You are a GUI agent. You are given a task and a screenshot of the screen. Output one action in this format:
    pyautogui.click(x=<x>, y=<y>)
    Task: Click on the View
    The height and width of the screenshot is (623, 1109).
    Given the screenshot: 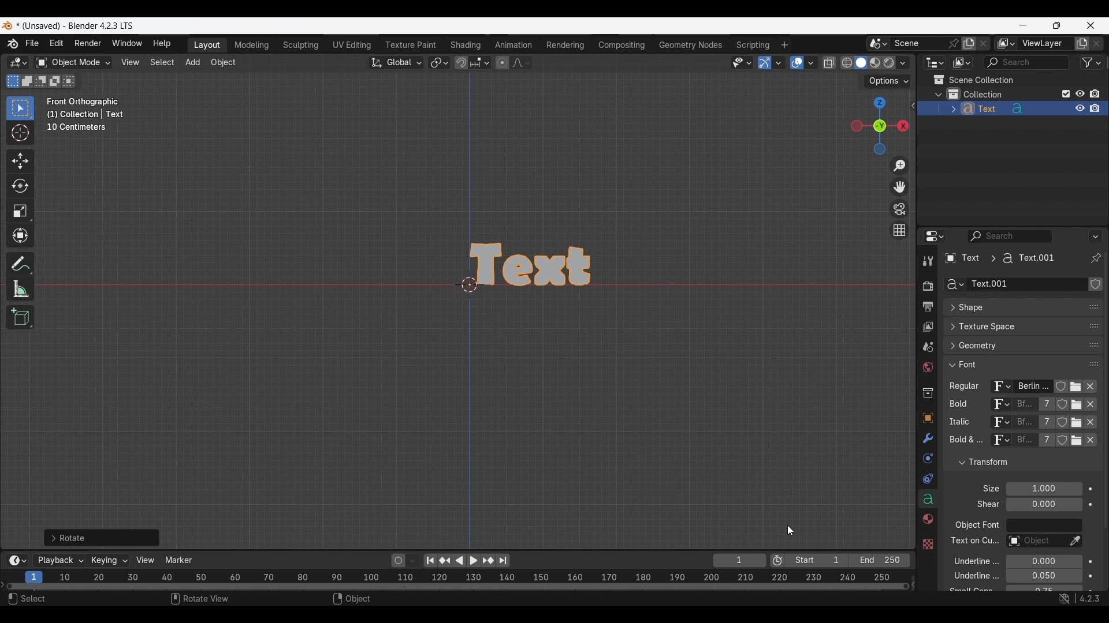 What is the action you would take?
    pyautogui.click(x=146, y=560)
    